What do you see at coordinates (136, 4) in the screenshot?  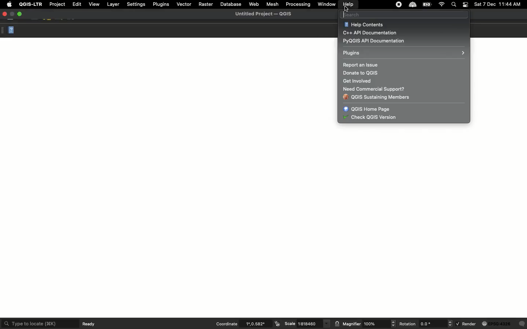 I see `Settings` at bounding box center [136, 4].